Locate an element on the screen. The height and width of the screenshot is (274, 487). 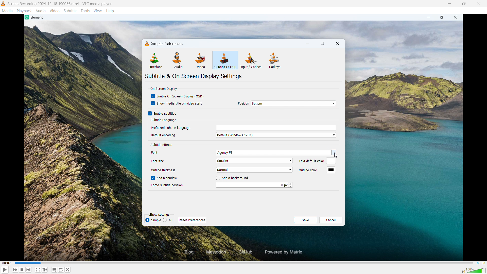
set font size is located at coordinates (254, 161).